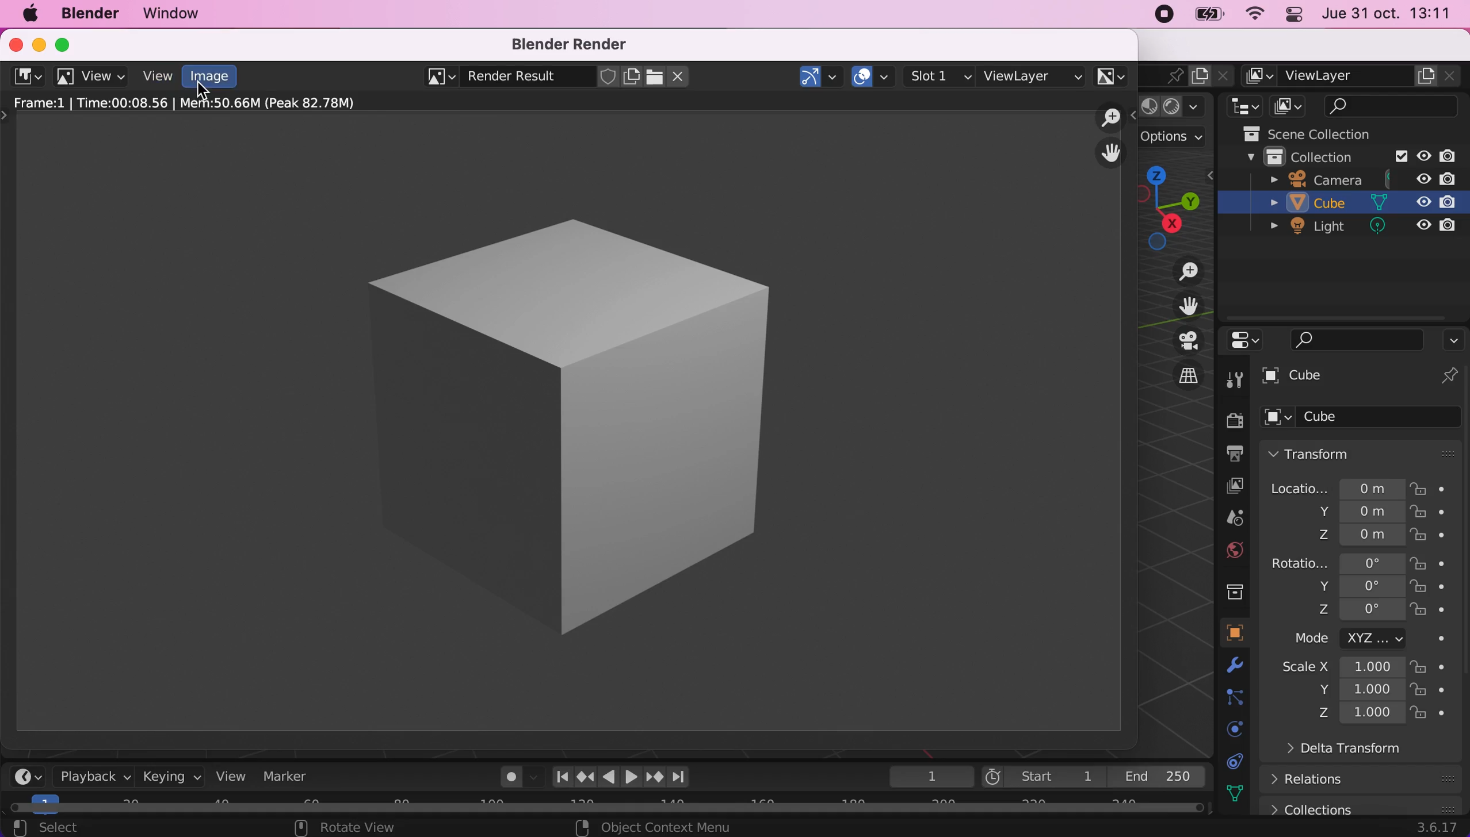  I want to click on start 1, so click(1043, 777).